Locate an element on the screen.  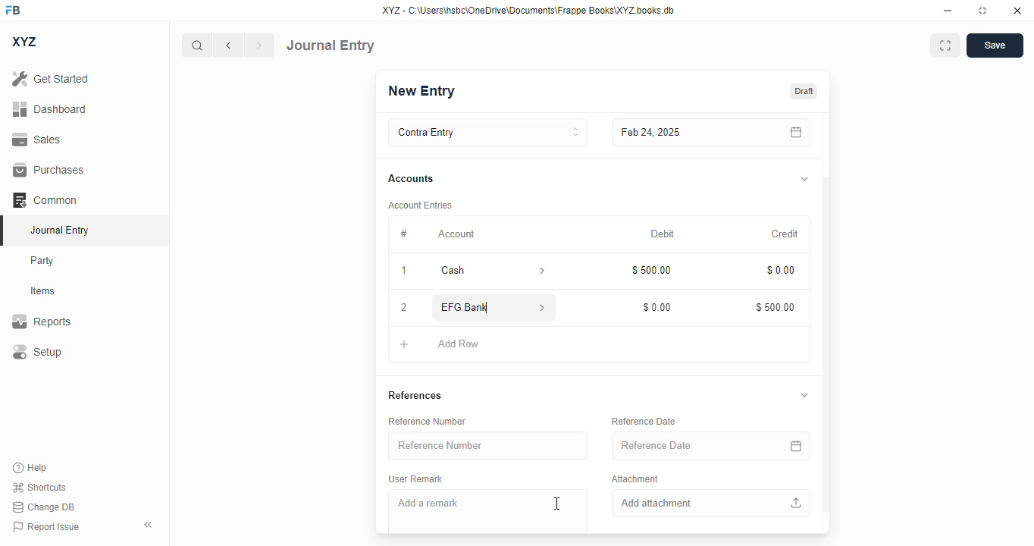
account information is located at coordinates (541, 307).